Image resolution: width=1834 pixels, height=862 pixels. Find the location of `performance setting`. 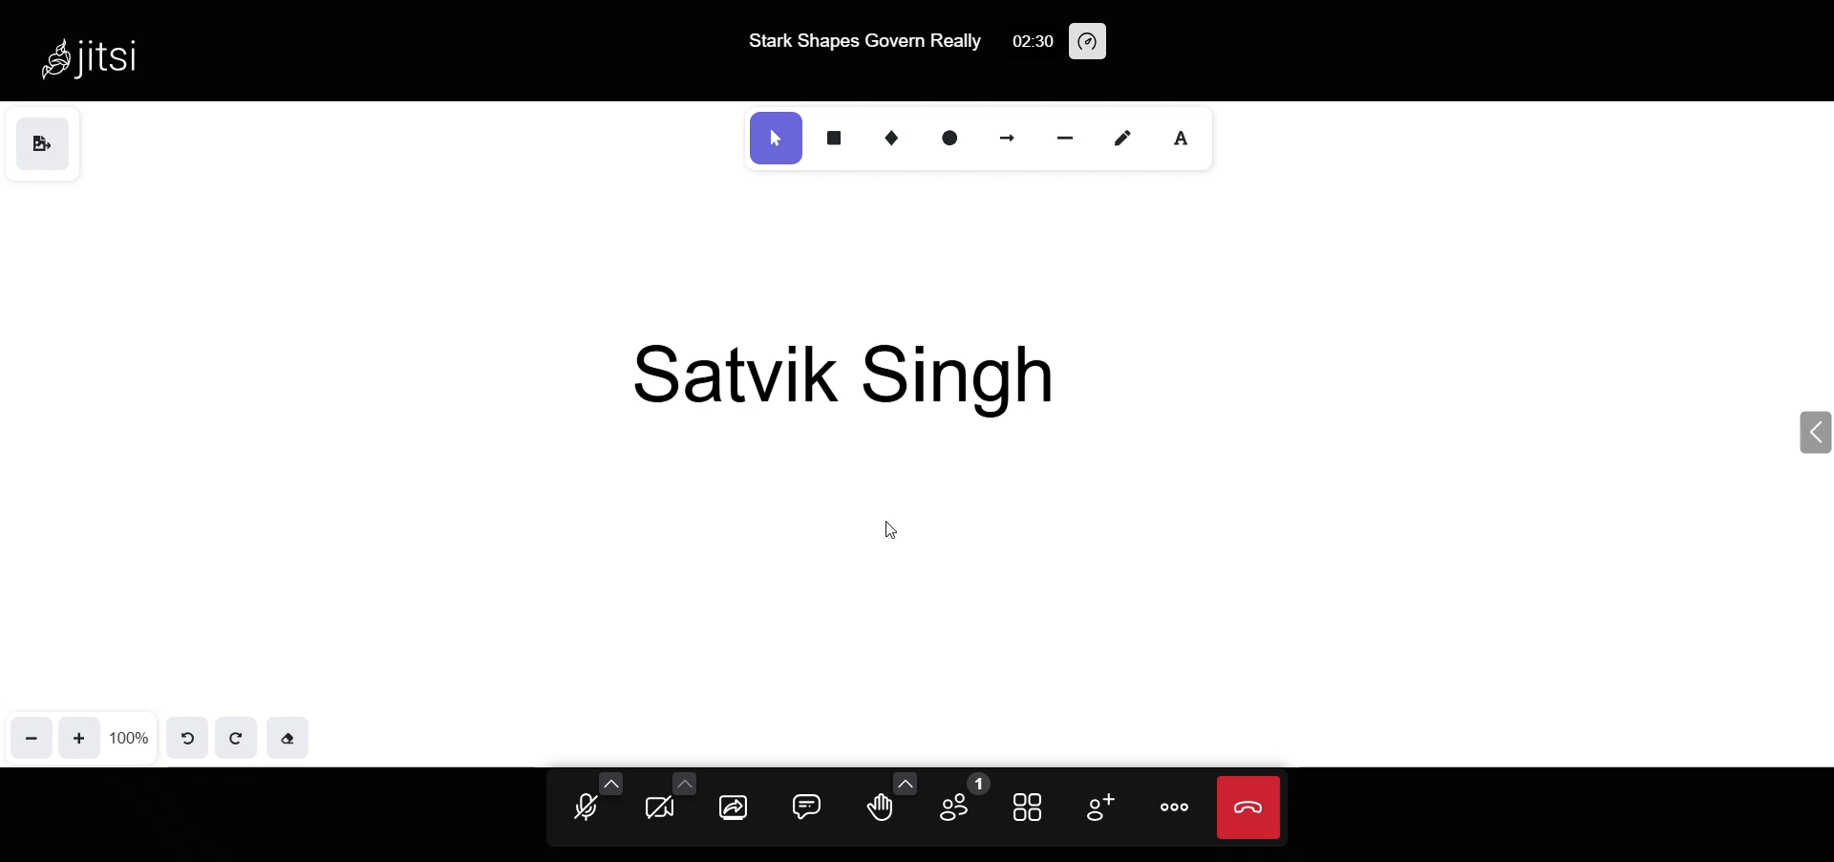

performance setting is located at coordinates (1091, 43).